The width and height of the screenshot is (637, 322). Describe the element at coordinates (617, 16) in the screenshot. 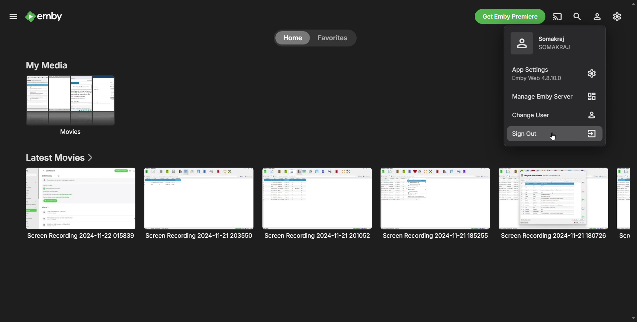

I see `settings` at that location.